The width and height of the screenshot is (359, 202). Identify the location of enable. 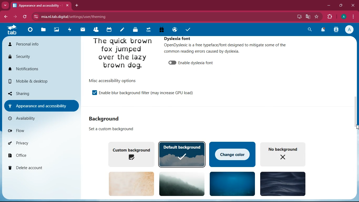
(94, 93).